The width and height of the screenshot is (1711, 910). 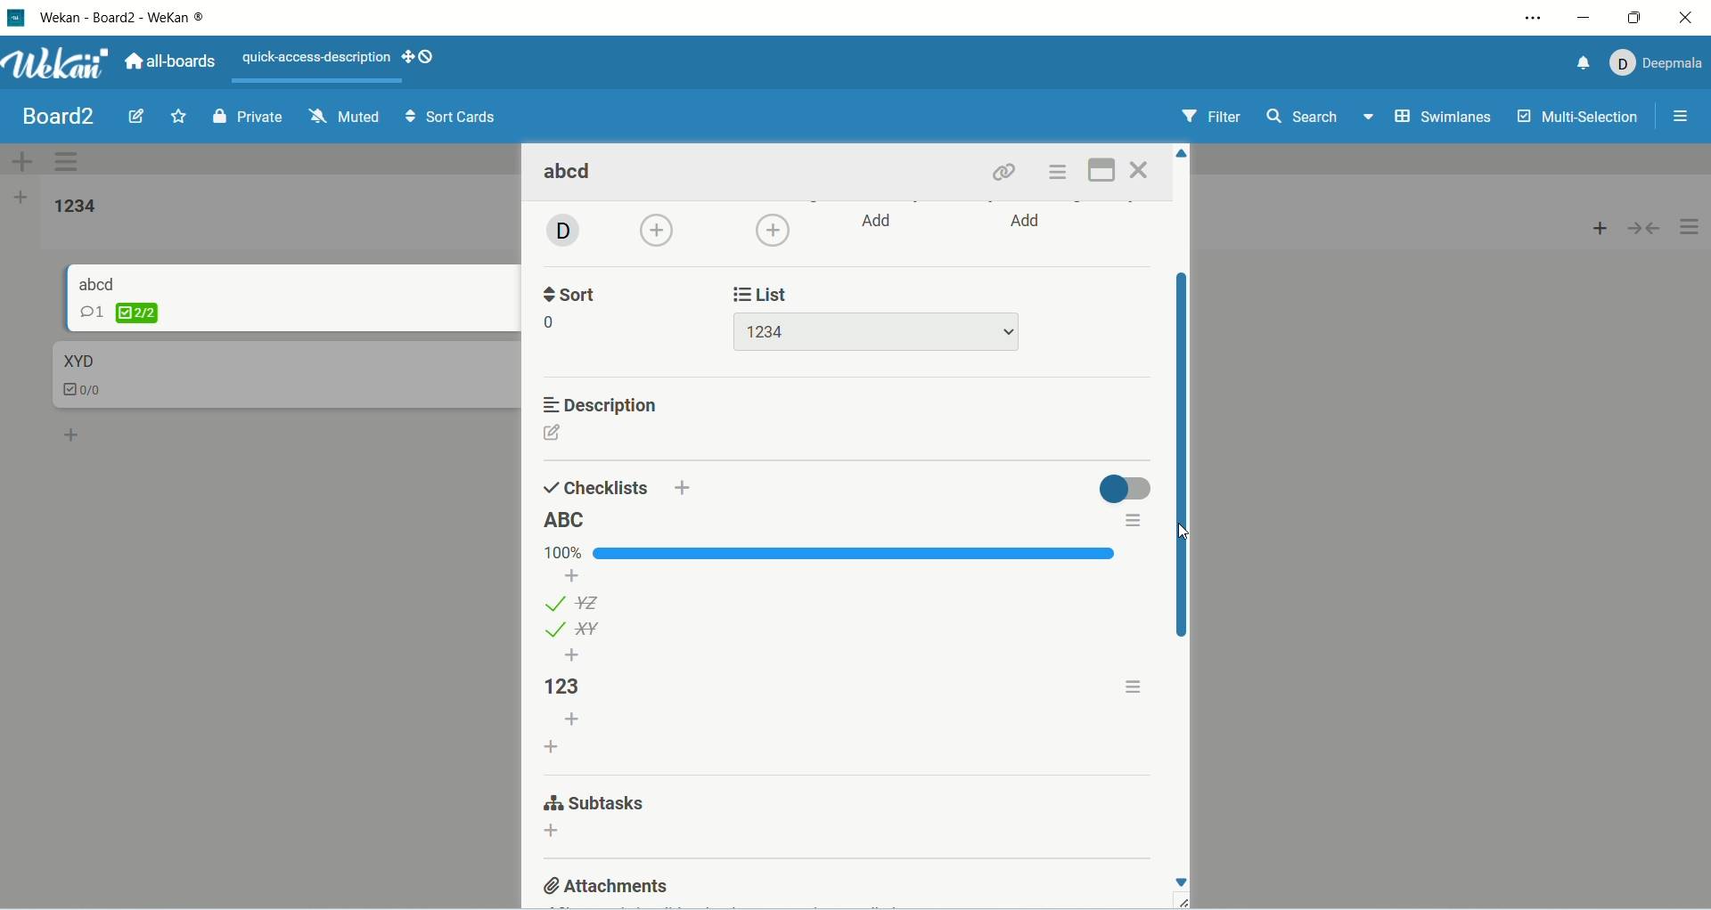 What do you see at coordinates (573, 719) in the screenshot?
I see `add` at bounding box center [573, 719].